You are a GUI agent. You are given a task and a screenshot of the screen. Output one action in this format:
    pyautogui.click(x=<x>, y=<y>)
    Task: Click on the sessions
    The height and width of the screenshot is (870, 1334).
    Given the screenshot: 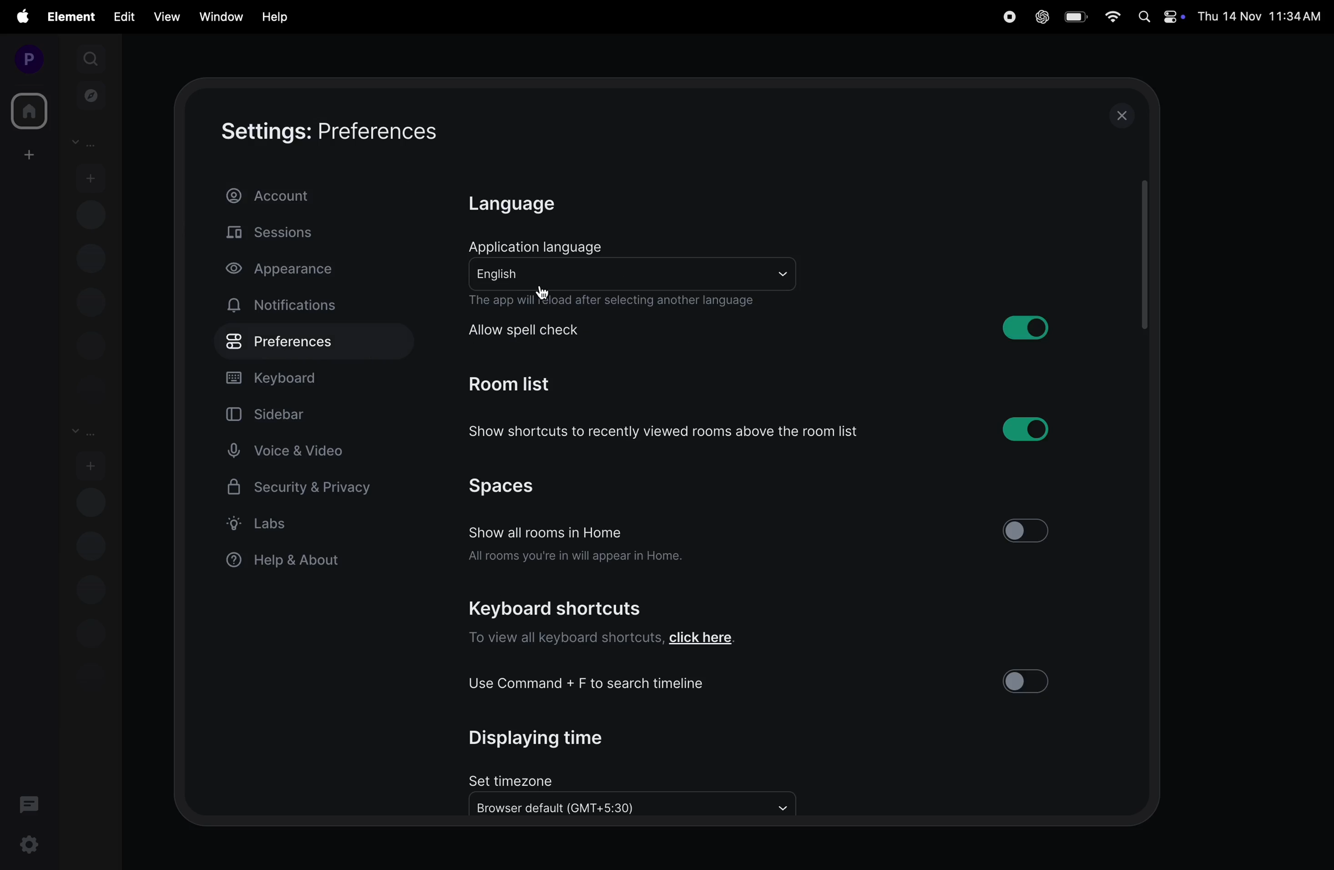 What is the action you would take?
    pyautogui.click(x=301, y=235)
    